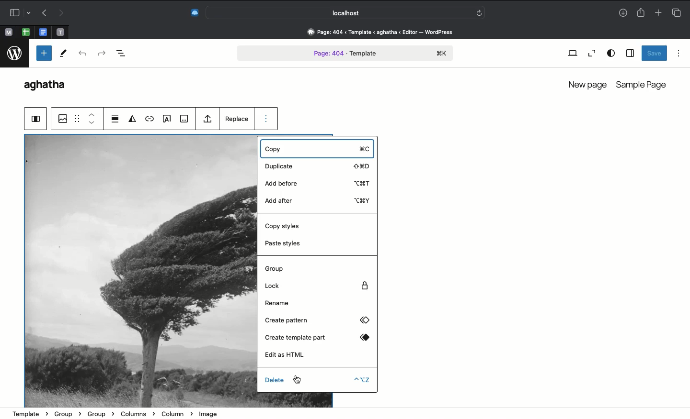 Image resolution: width=690 pixels, height=419 pixels. Describe the element at coordinates (319, 151) in the screenshot. I see `Copy` at that location.